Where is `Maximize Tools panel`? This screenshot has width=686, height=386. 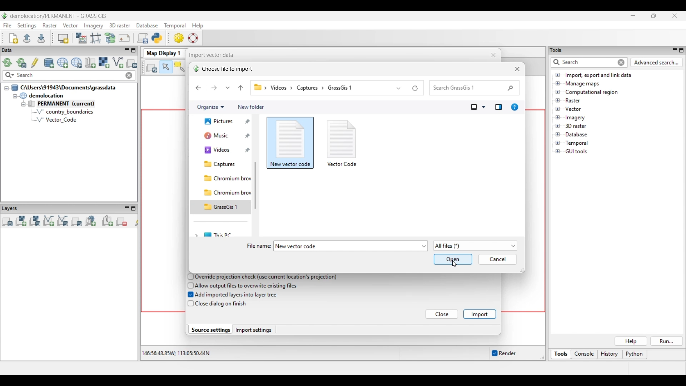
Maximize Tools panel is located at coordinates (681, 50).